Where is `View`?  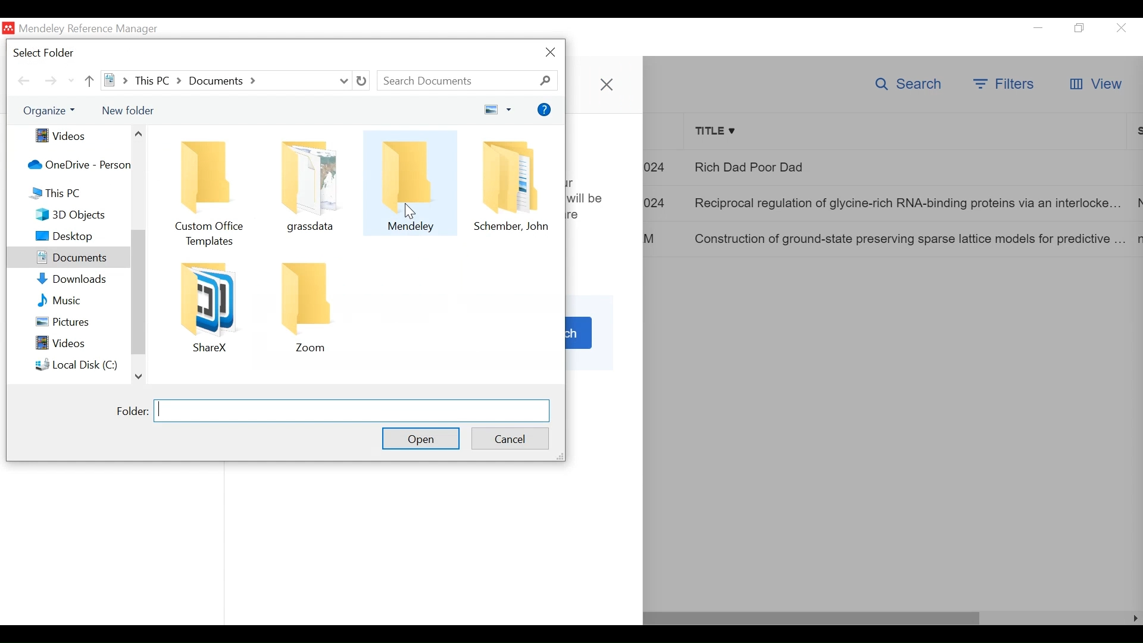
View is located at coordinates (1095, 85).